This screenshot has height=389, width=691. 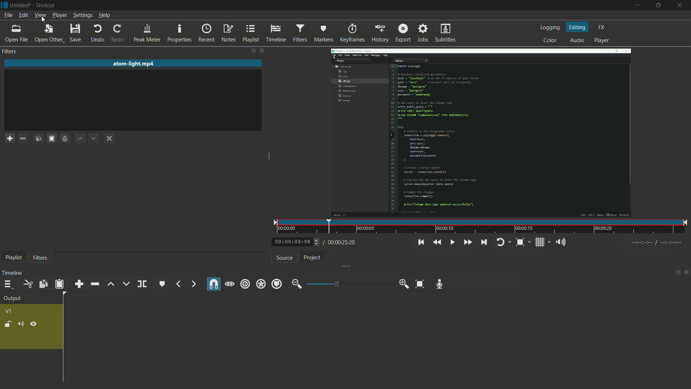 What do you see at coordinates (601, 27) in the screenshot?
I see `fx` at bounding box center [601, 27].